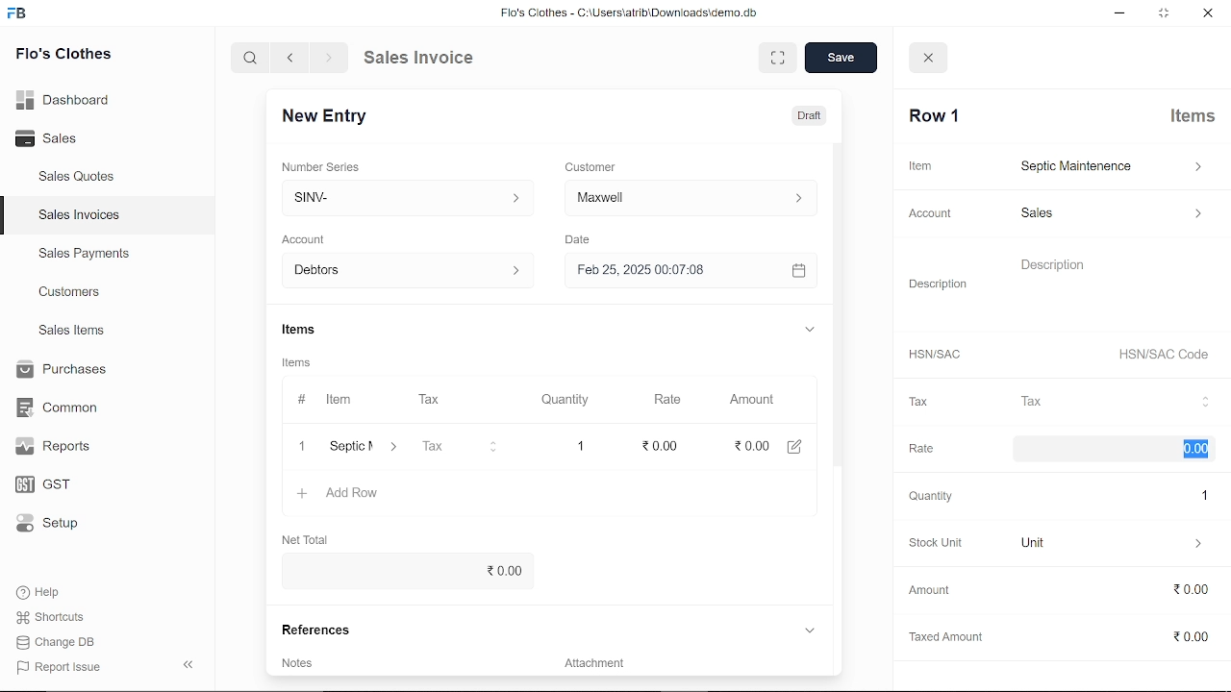 The width and height of the screenshot is (1231, 692). I want to click on HSN/SAC Code, so click(1164, 357).